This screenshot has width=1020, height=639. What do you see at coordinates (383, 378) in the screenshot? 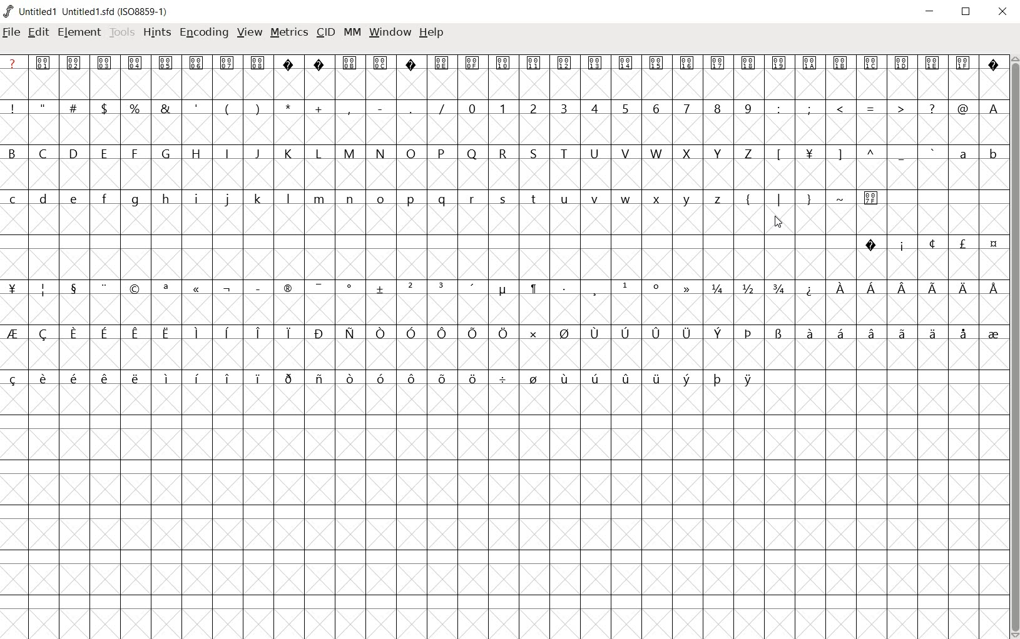
I see `special letters` at bounding box center [383, 378].